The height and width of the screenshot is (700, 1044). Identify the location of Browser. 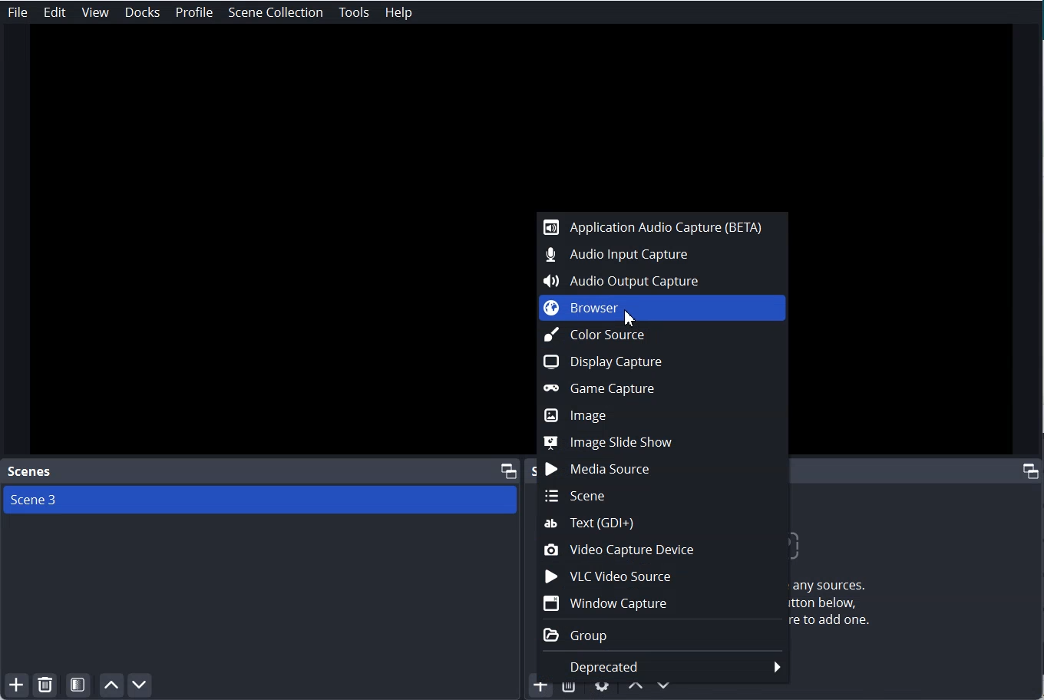
(662, 309).